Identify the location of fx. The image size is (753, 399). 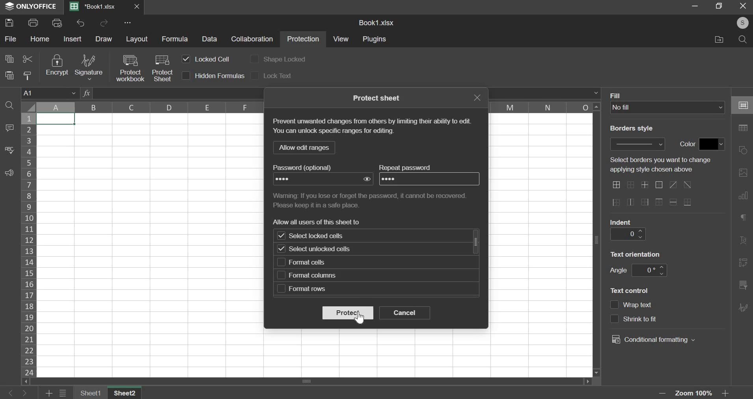
(86, 93).